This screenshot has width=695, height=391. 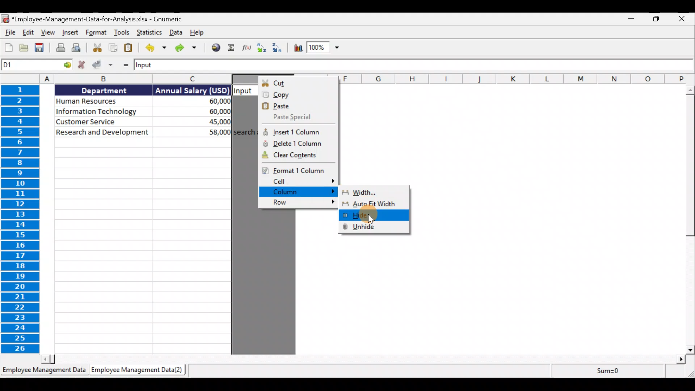 What do you see at coordinates (115, 79) in the screenshot?
I see `columns` at bounding box center [115, 79].